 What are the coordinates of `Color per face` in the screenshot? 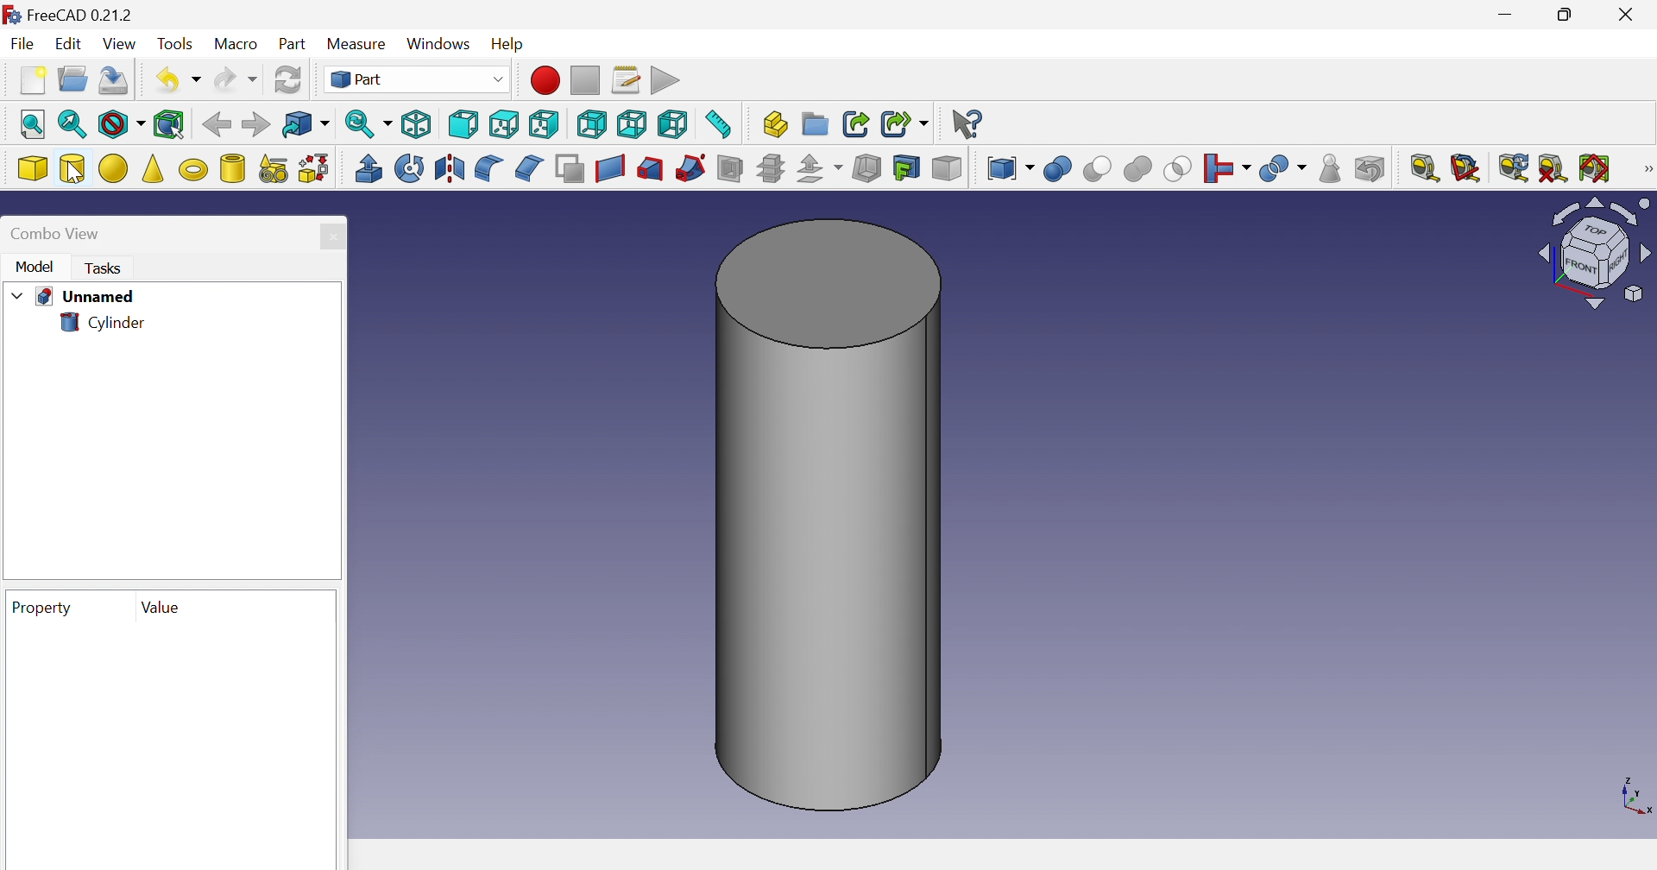 It's located at (948, 170).